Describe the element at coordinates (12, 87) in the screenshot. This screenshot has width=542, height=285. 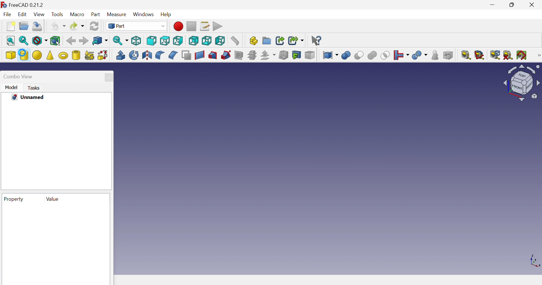
I see `Model` at that location.